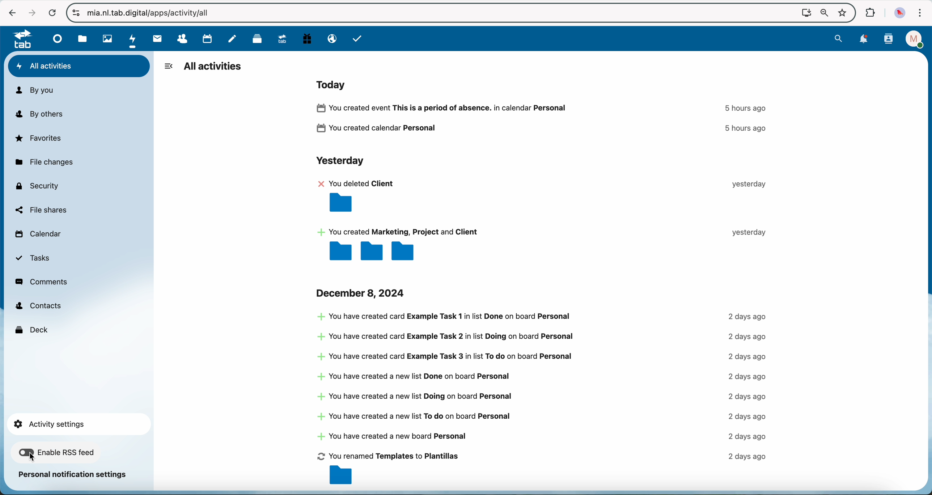 The height and width of the screenshot is (495, 932). What do you see at coordinates (844, 13) in the screenshot?
I see `favorites` at bounding box center [844, 13].